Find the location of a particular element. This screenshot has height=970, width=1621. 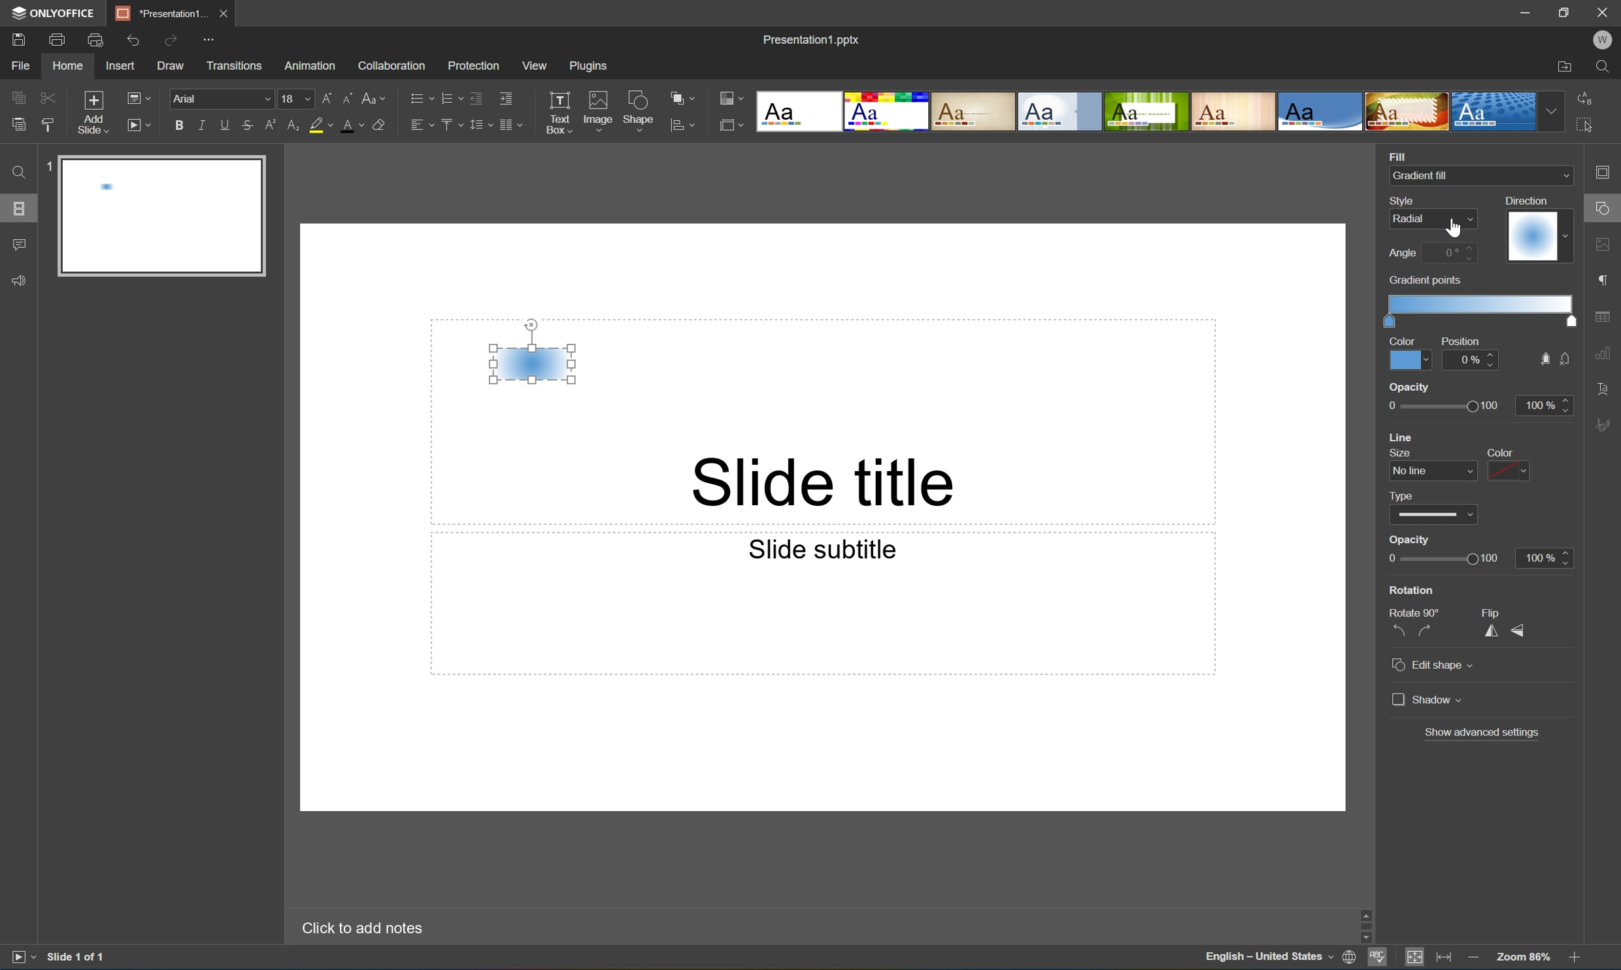

Cursor is located at coordinates (1454, 228).